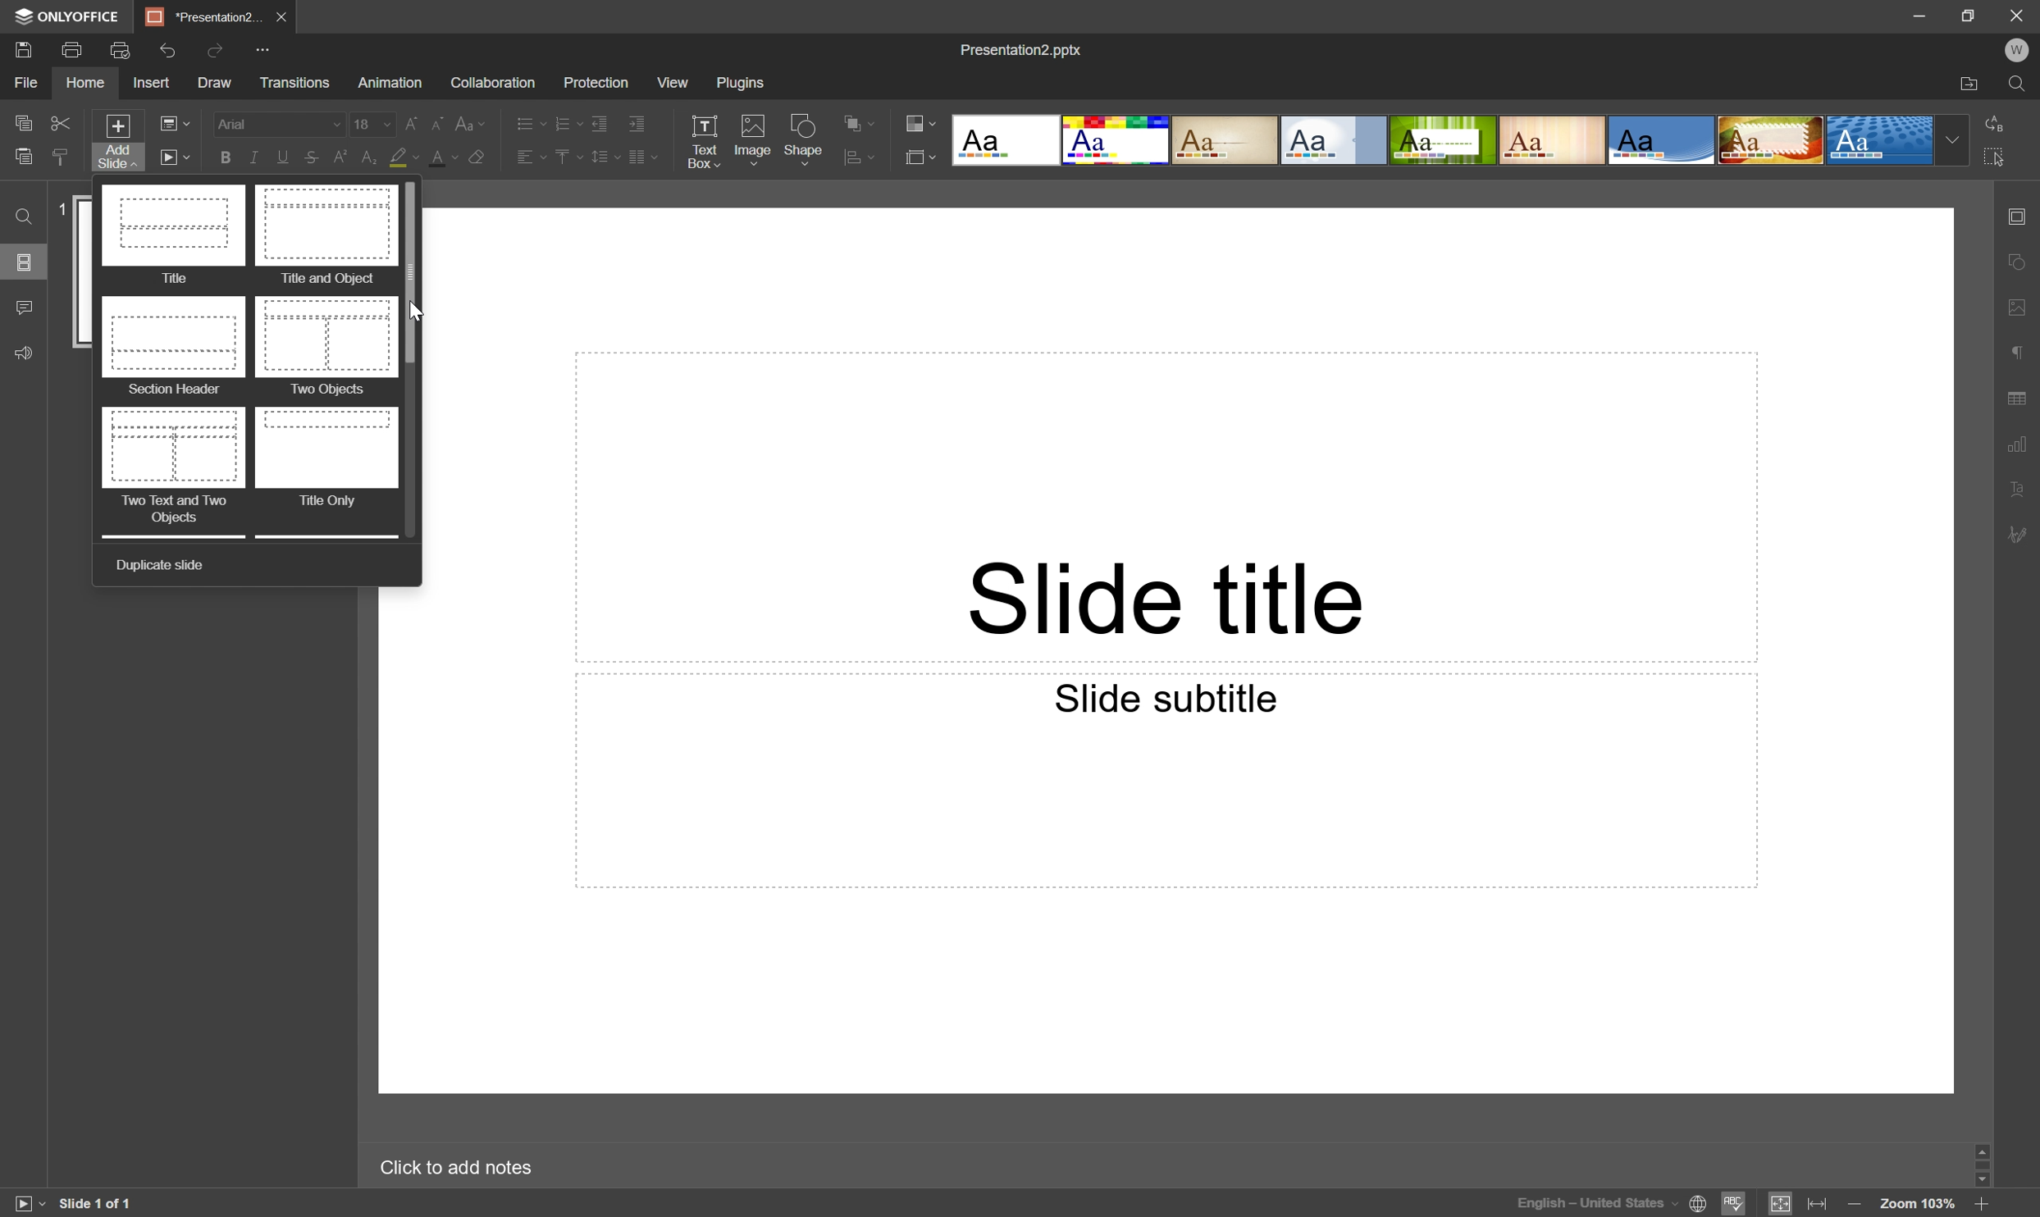 This screenshot has width=2040, height=1217. I want to click on Plugins, so click(742, 83).